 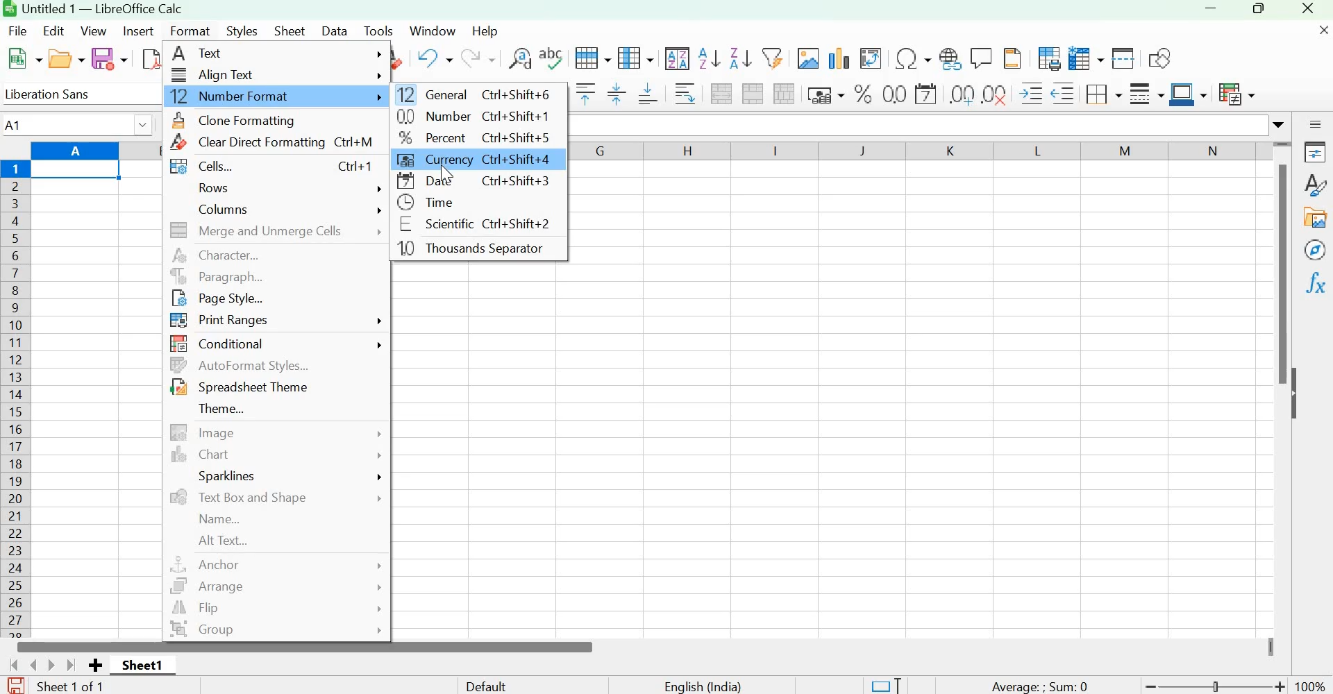 What do you see at coordinates (55, 30) in the screenshot?
I see `Edit` at bounding box center [55, 30].